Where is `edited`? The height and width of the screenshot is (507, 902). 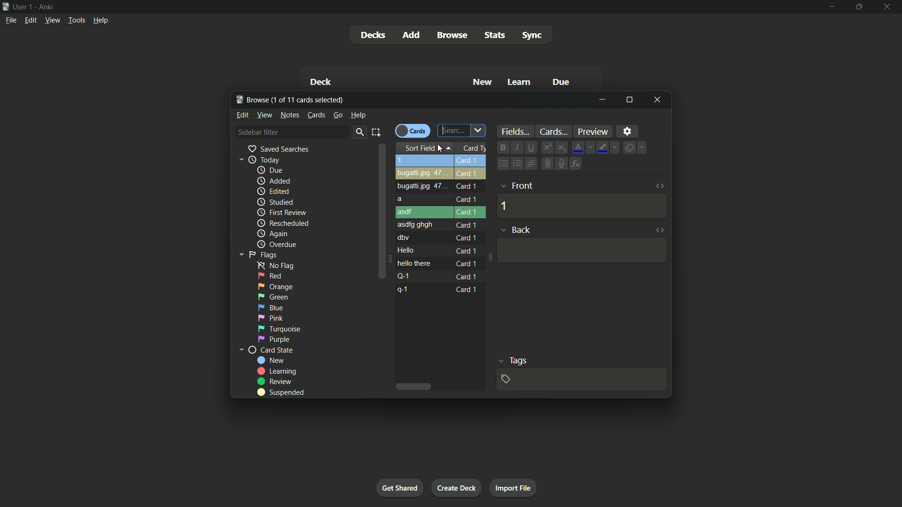
edited is located at coordinates (272, 191).